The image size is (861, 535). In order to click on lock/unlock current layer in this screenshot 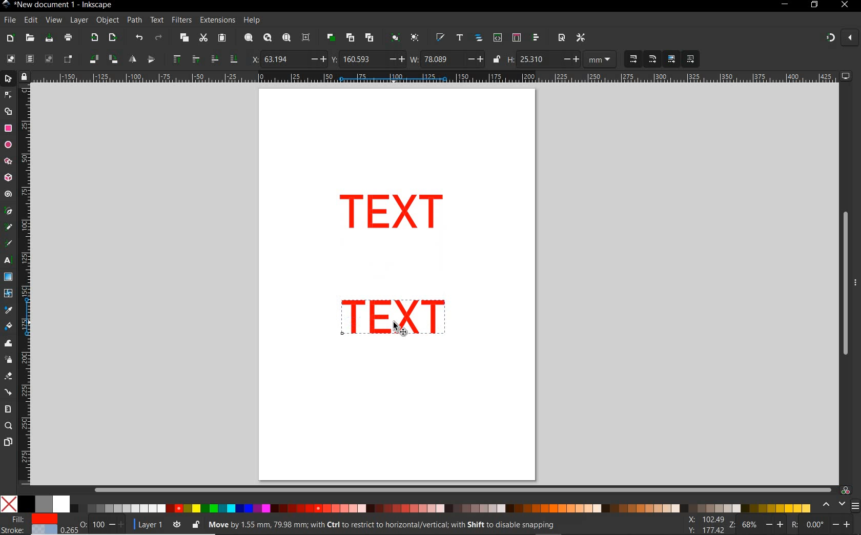, I will do `click(195, 524)`.